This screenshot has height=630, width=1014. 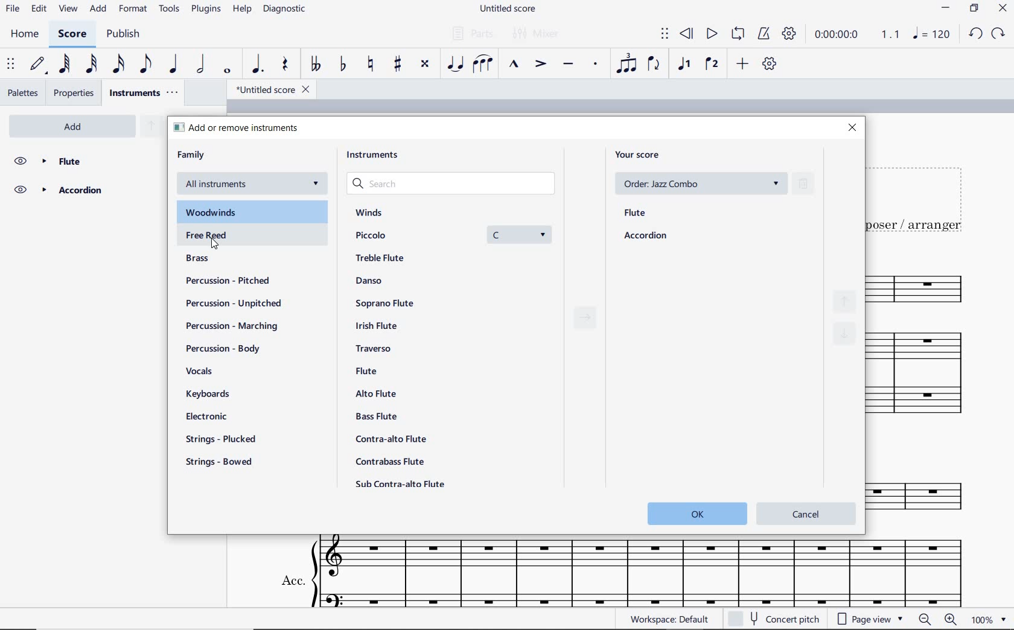 What do you see at coordinates (226, 71) in the screenshot?
I see `whole note` at bounding box center [226, 71].